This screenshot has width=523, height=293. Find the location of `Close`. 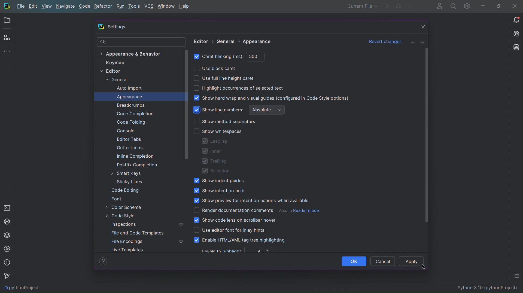

Close is located at coordinates (516, 5).